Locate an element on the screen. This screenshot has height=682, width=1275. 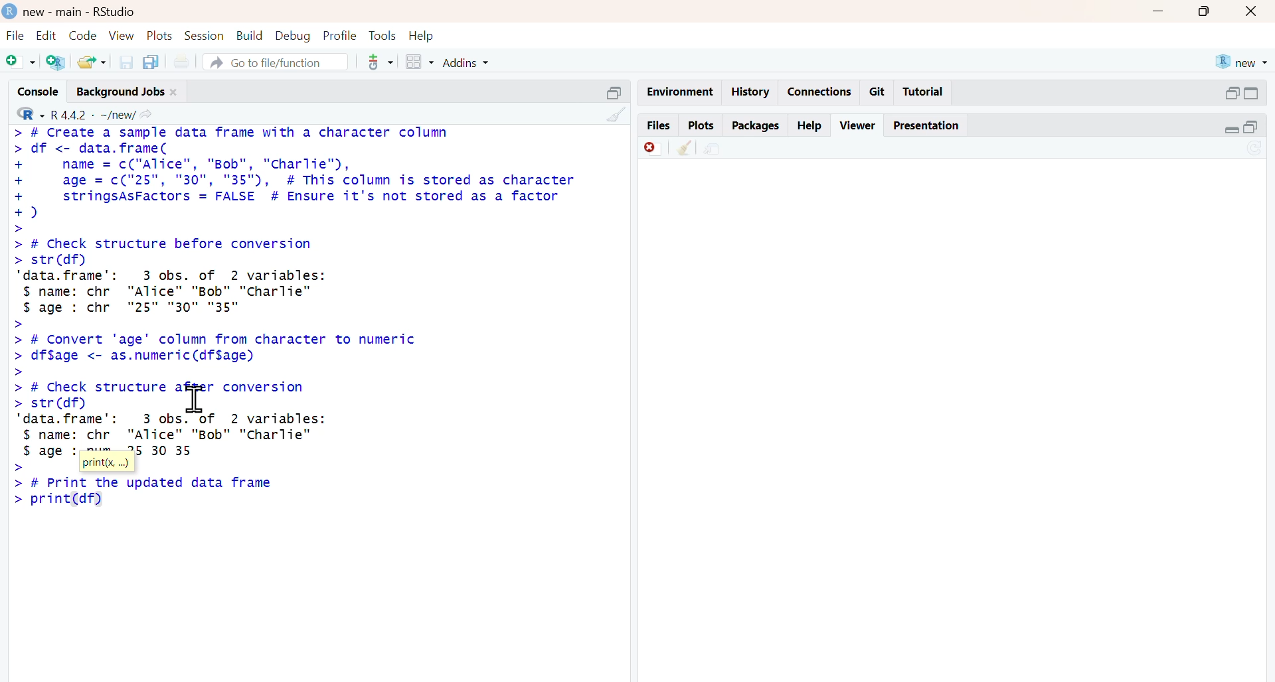
print is located at coordinates (182, 63).